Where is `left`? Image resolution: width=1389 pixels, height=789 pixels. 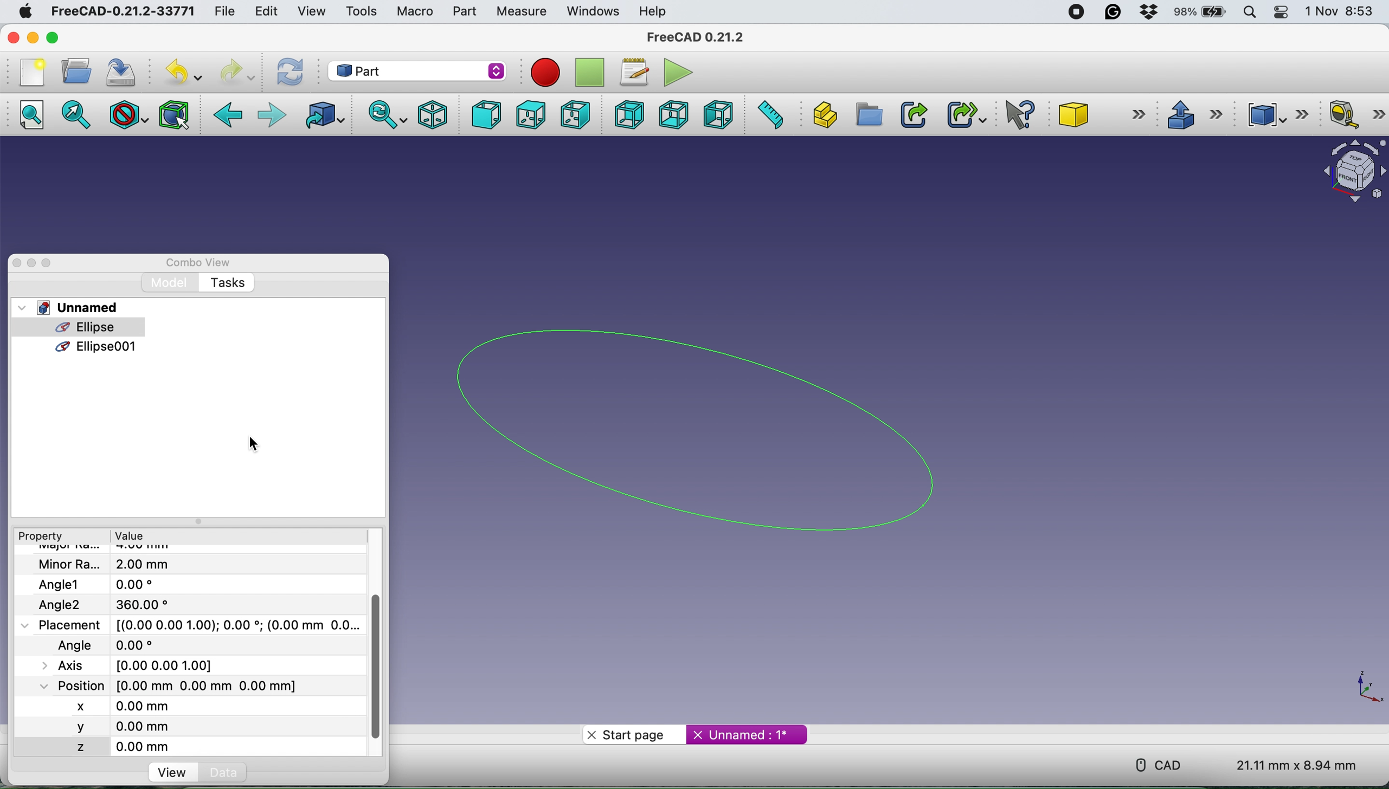
left is located at coordinates (717, 115).